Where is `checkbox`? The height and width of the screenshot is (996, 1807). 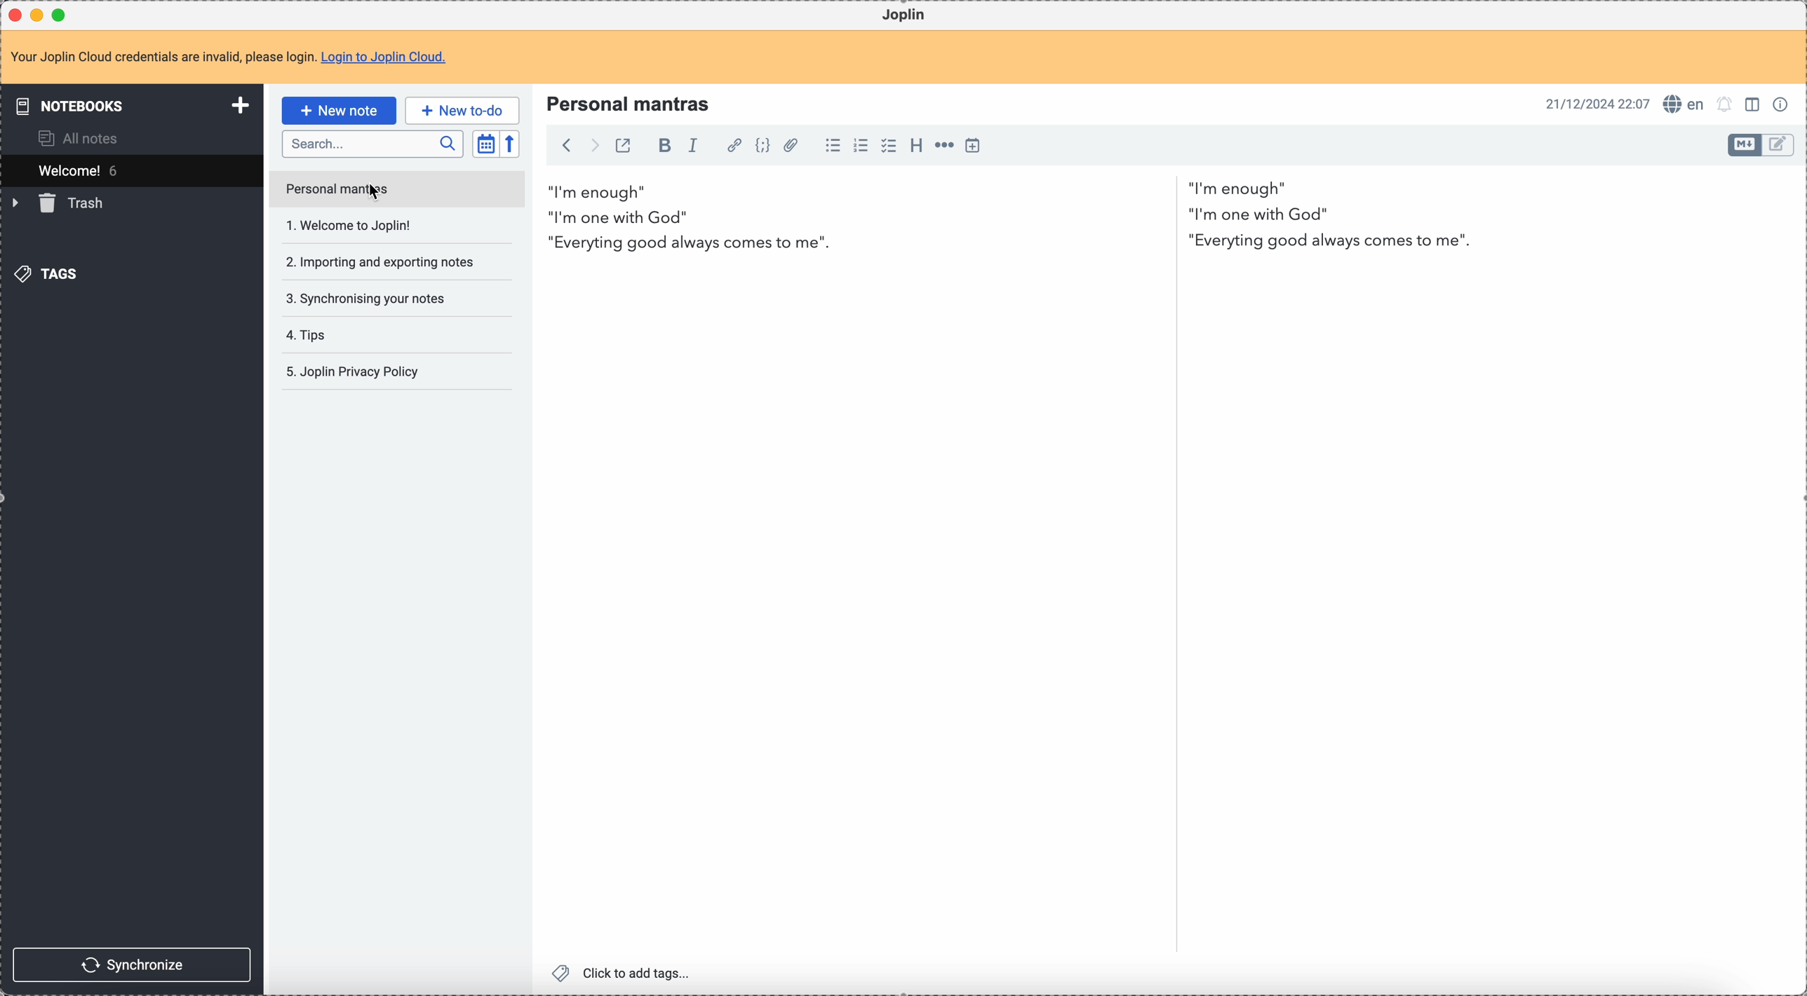
checkbox is located at coordinates (888, 146).